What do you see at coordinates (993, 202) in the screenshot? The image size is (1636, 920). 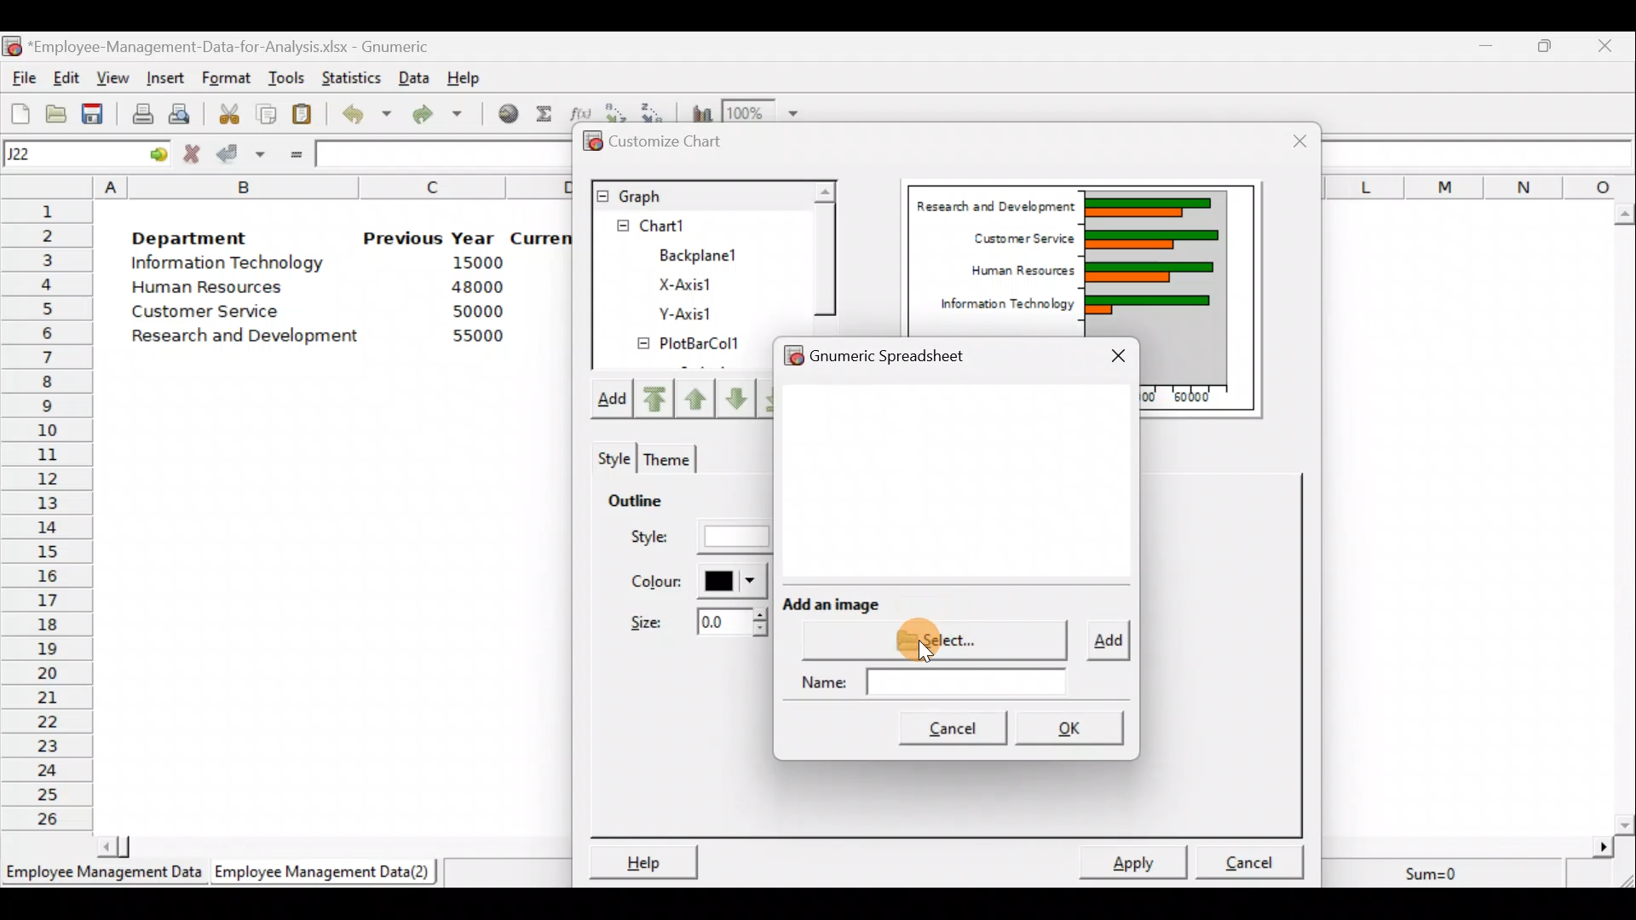 I see `Research and Development` at bounding box center [993, 202].